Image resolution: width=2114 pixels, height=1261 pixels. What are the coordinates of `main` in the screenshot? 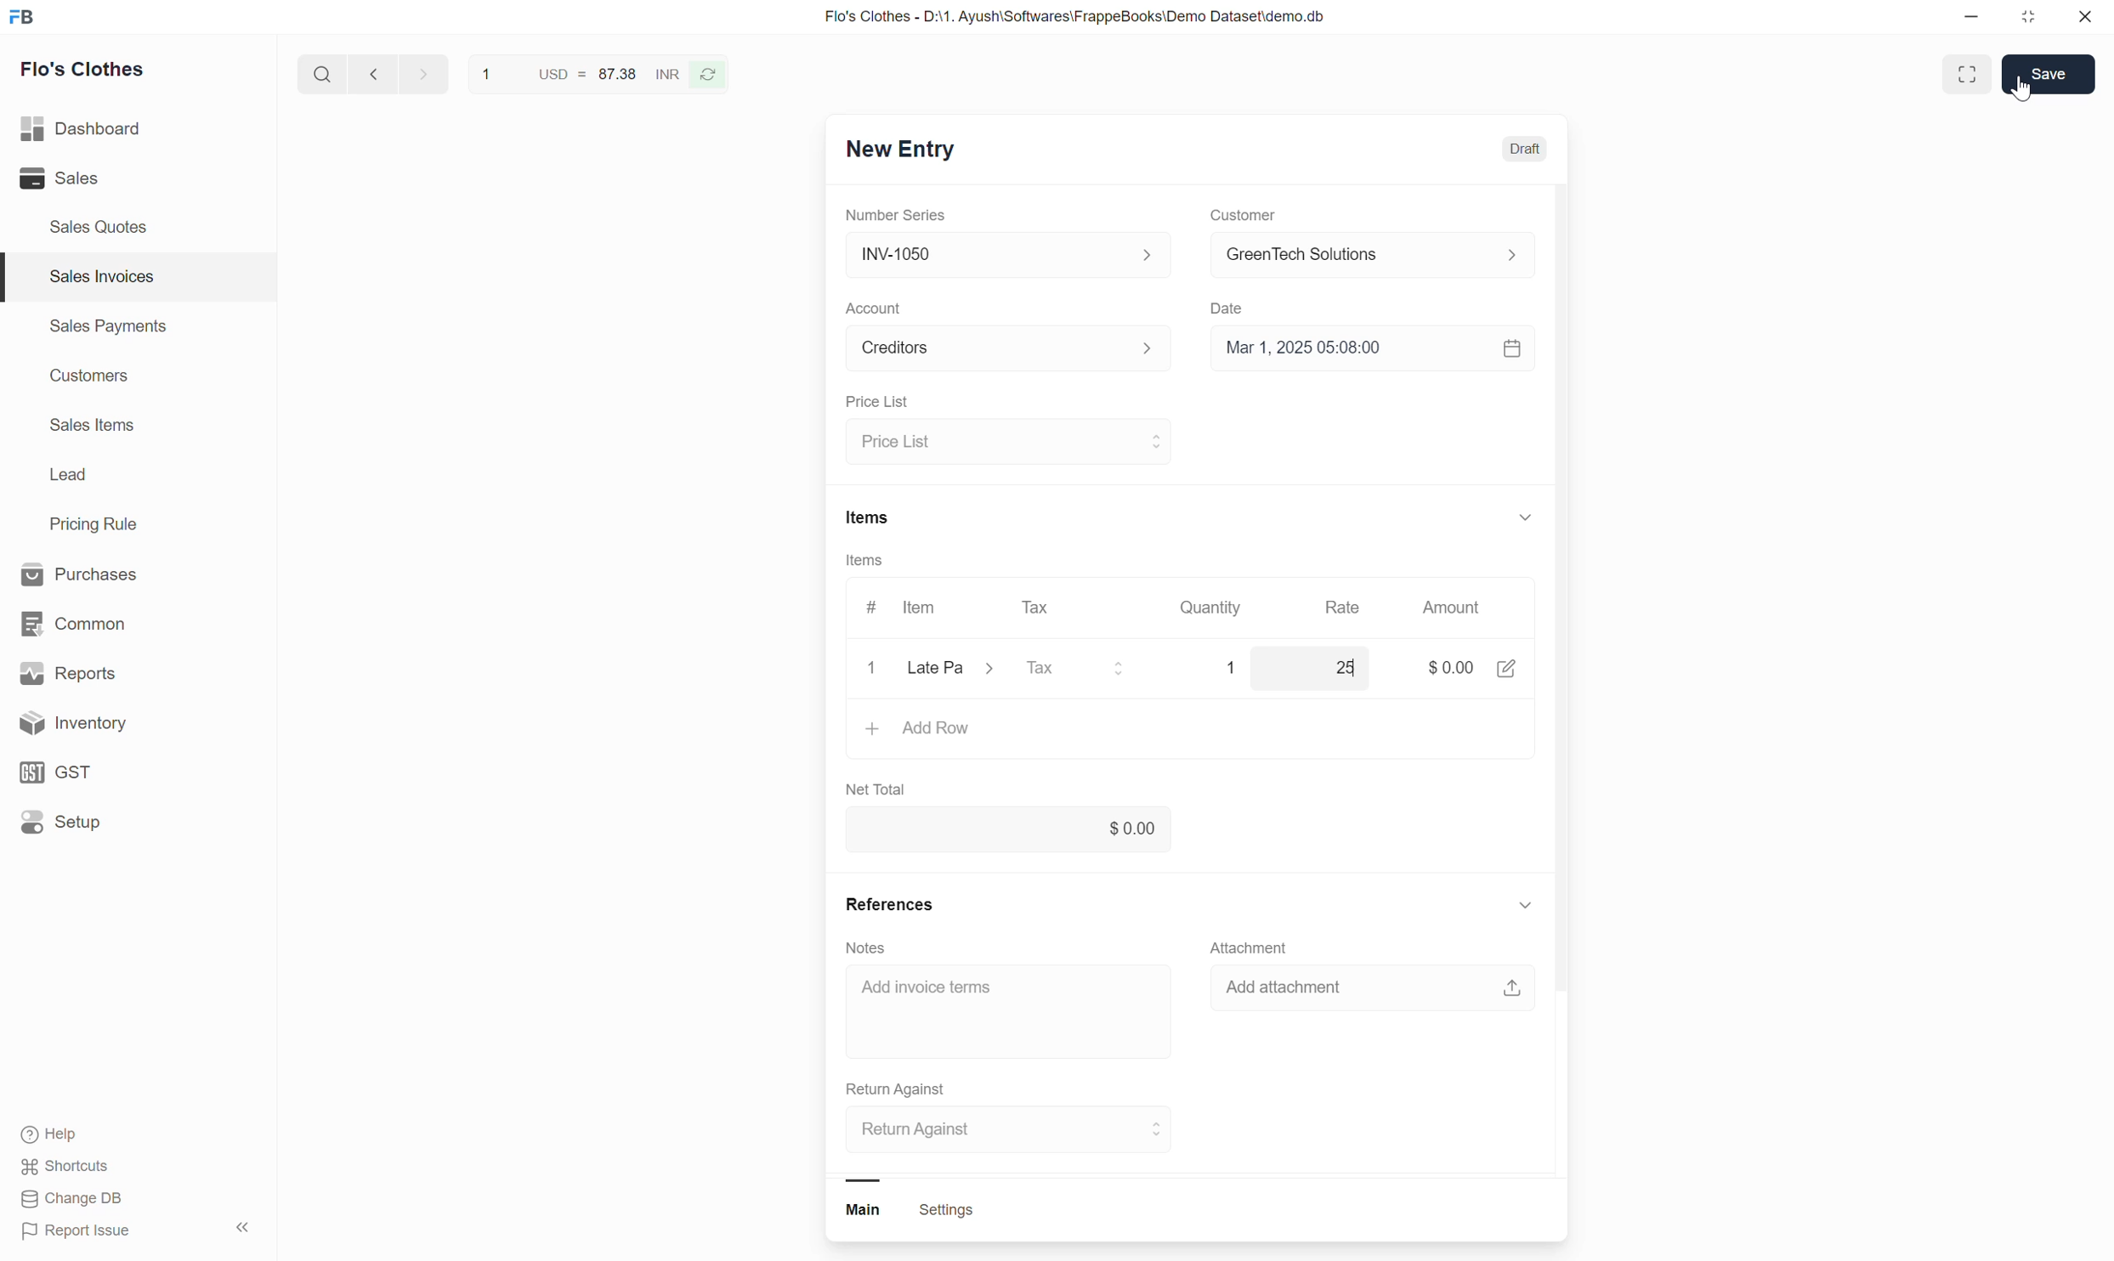 It's located at (870, 1213).